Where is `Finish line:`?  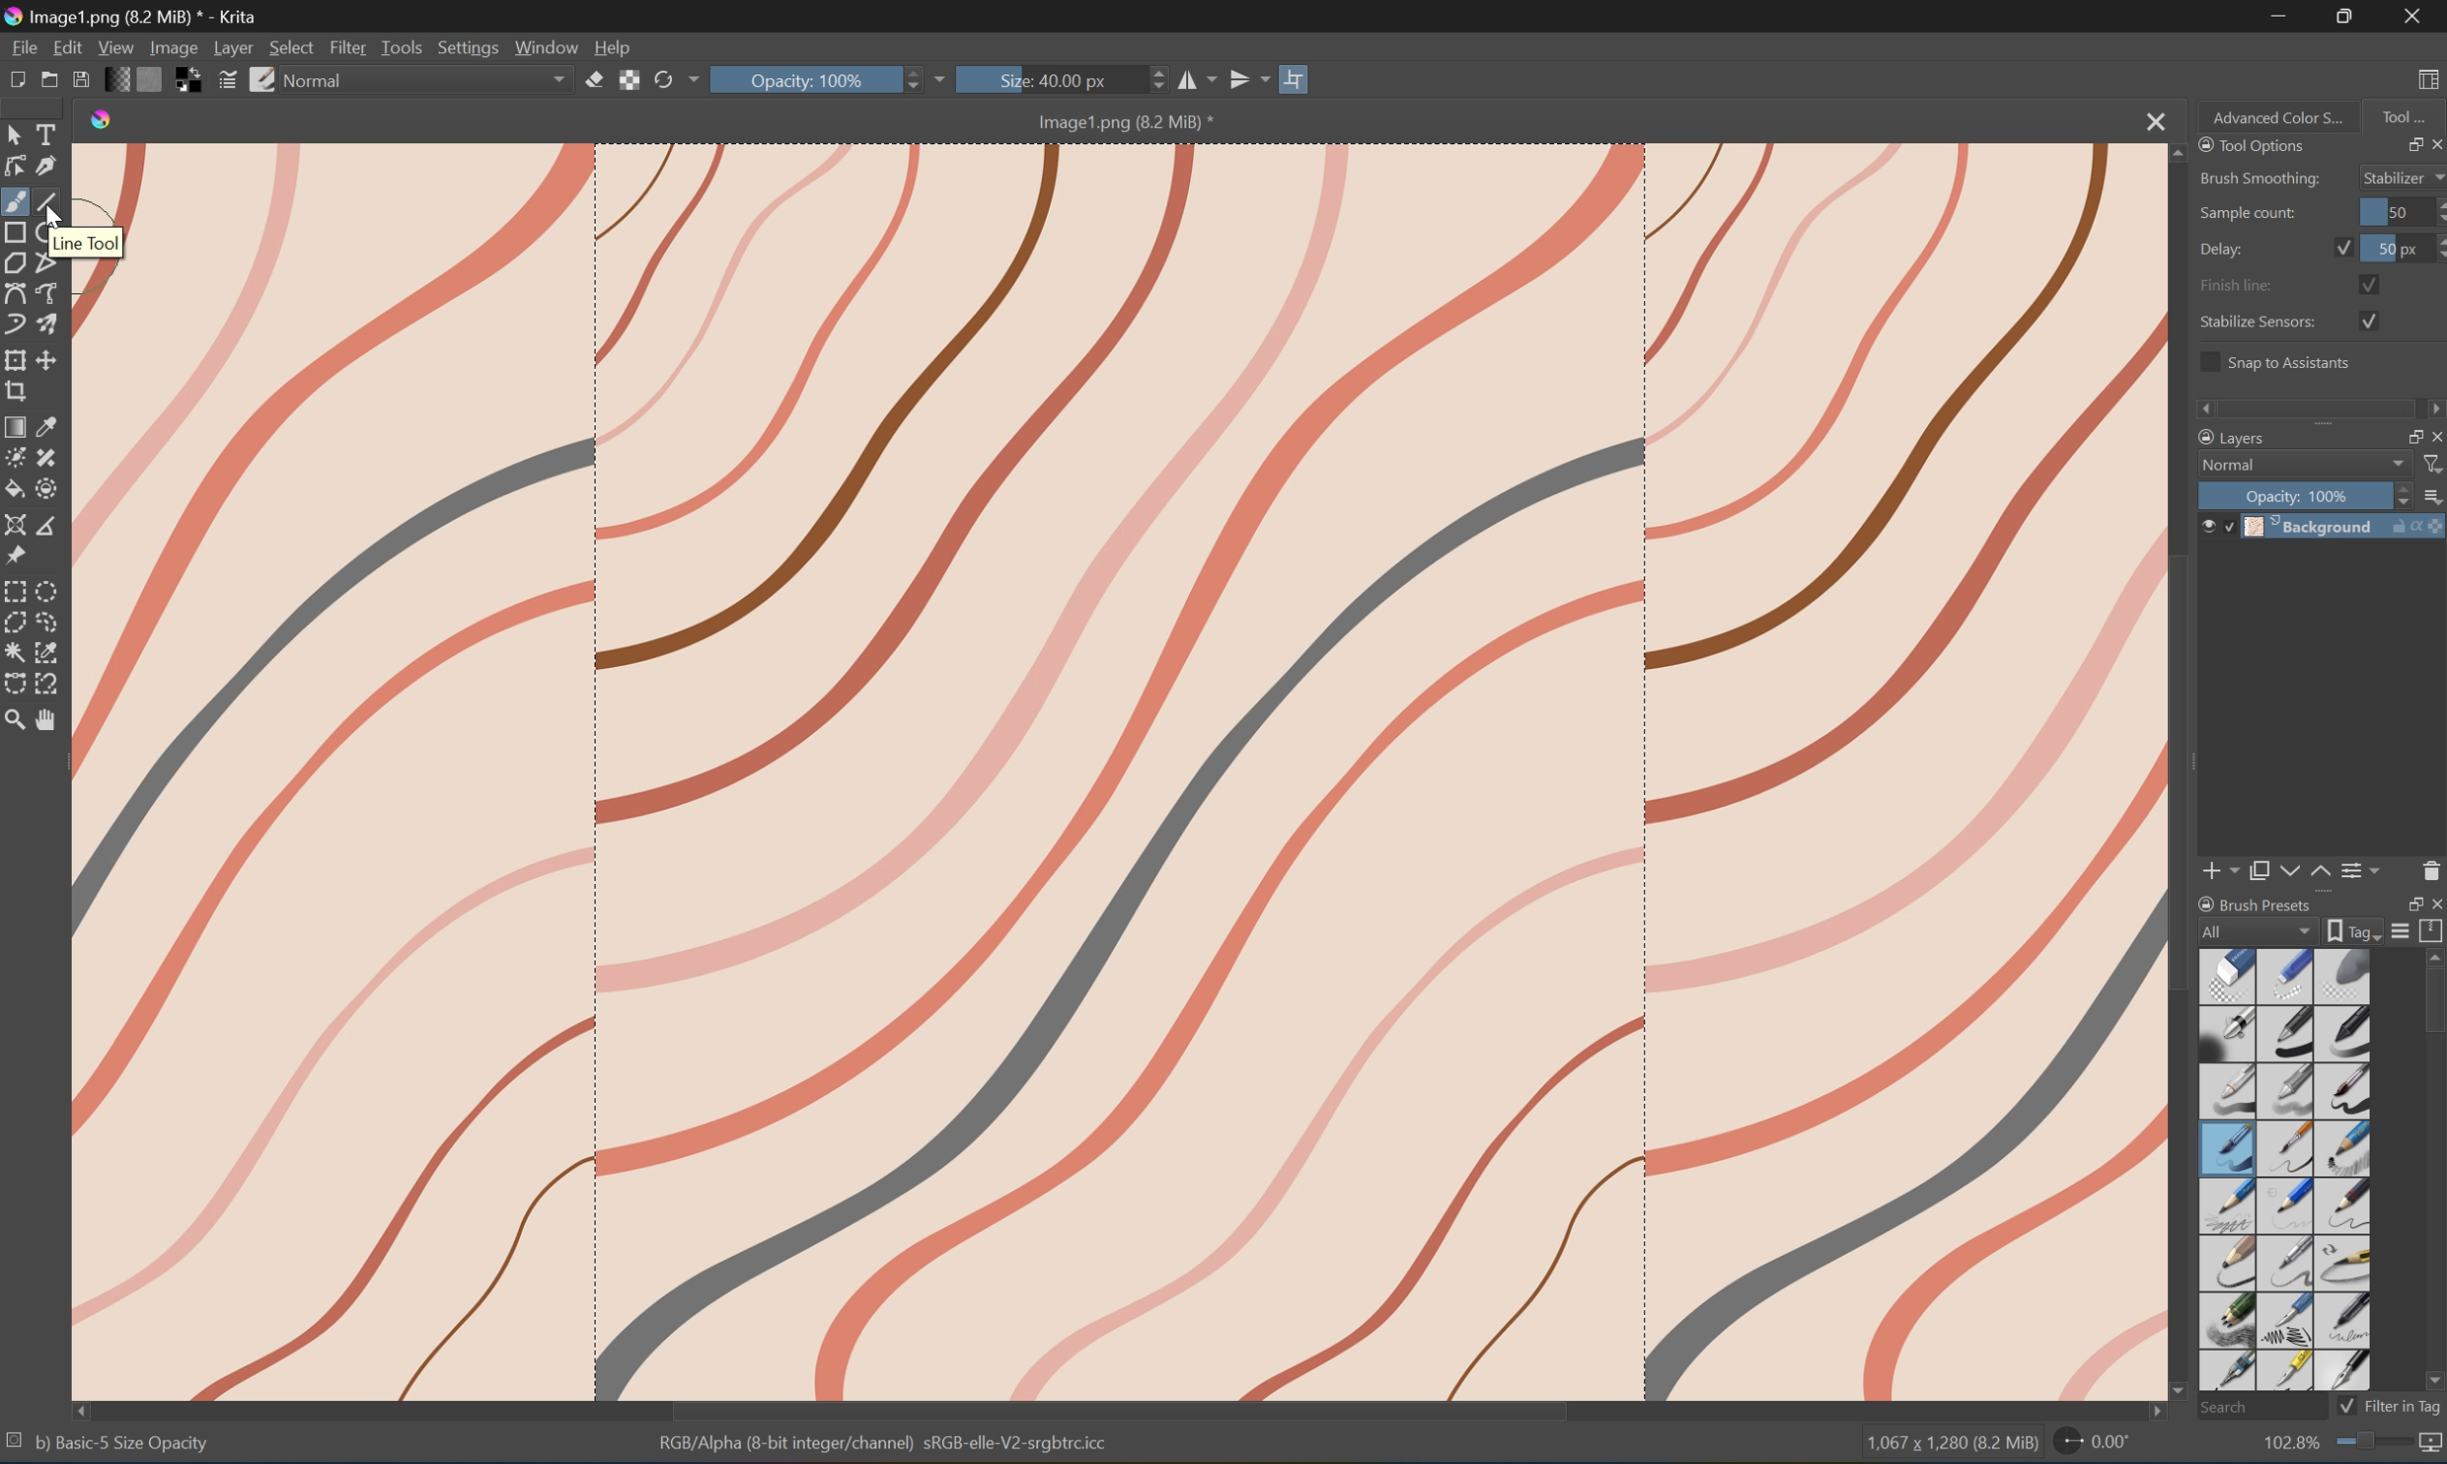 Finish line: is located at coordinates (2244, 284).